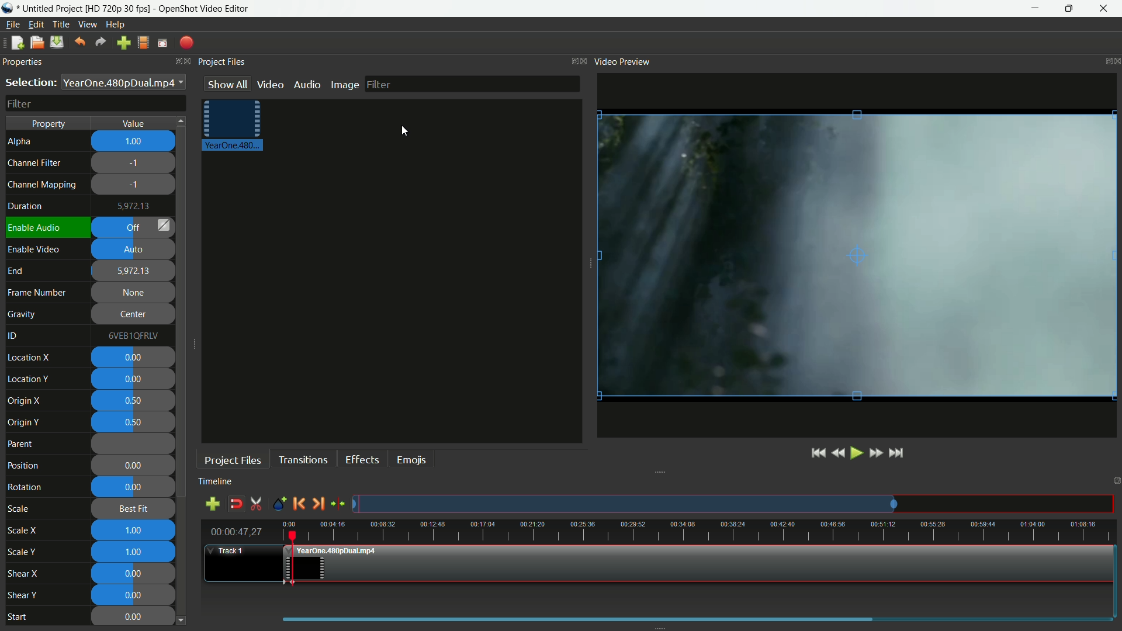 This screenshot has width=1122, height=631. I want to click on file menu, so click(13, 24).